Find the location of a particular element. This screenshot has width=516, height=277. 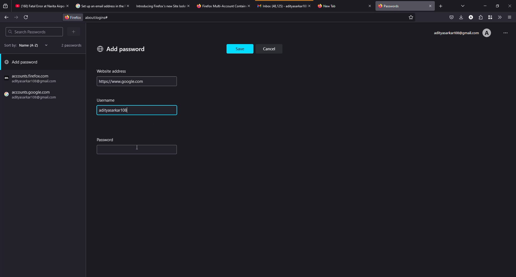

close is located at coordinates (510, 6).